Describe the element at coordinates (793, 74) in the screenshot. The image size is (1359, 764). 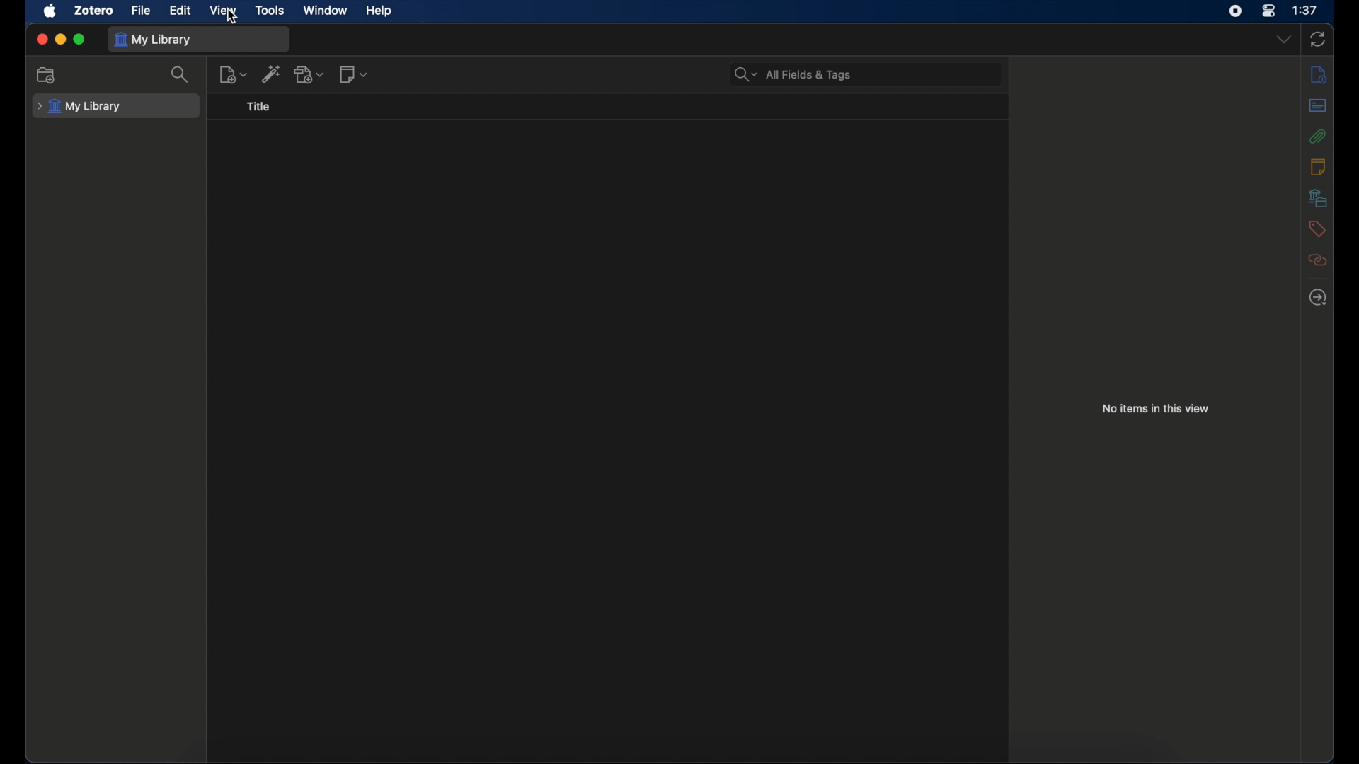
I see `search bar` at that location.